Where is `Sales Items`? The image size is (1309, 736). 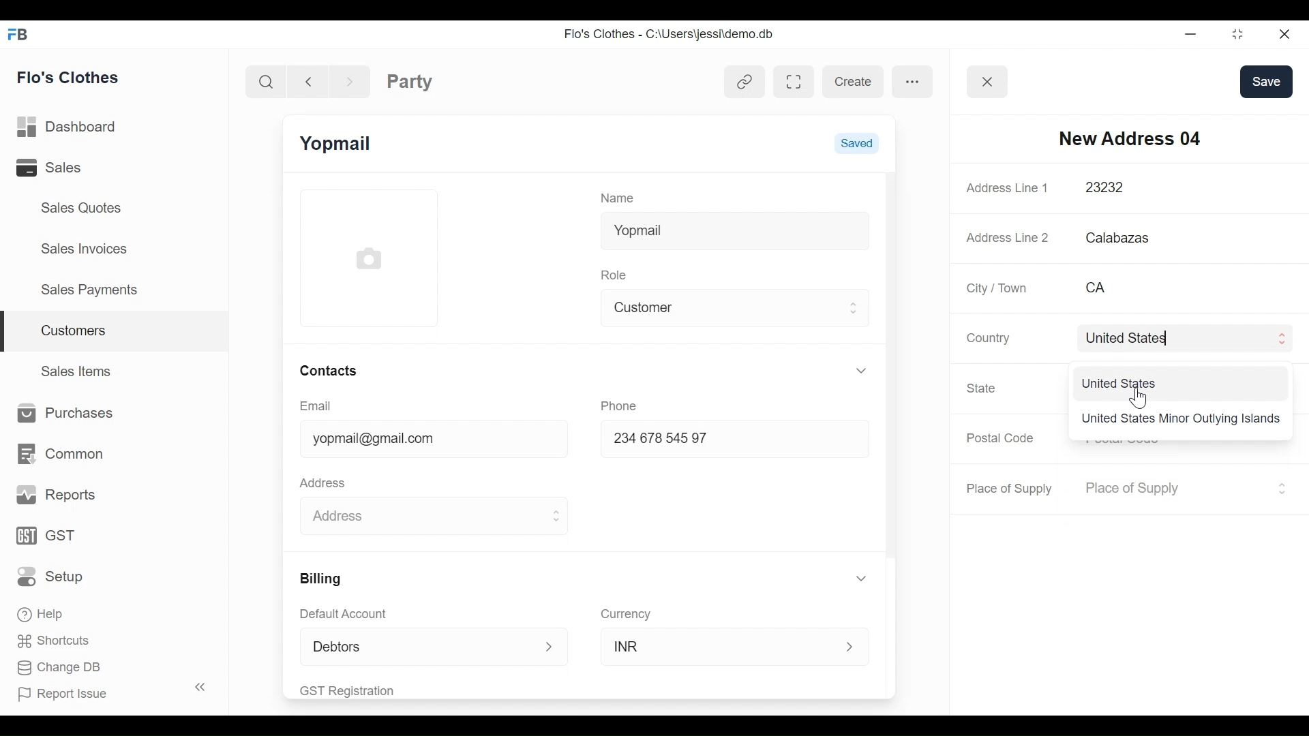 Sales Items is located at coordinates (78, 369).